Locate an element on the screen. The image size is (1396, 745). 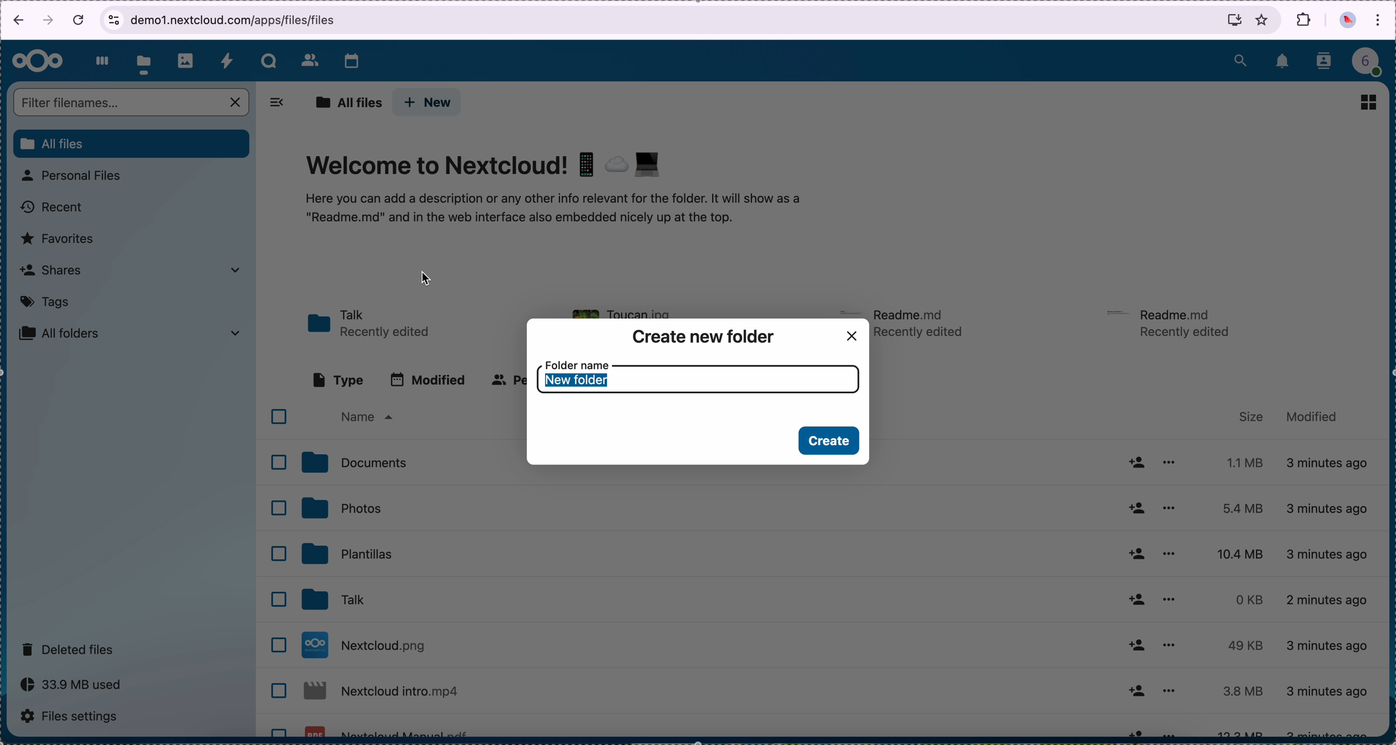
0 KB is located at coordinates (1251, 600).